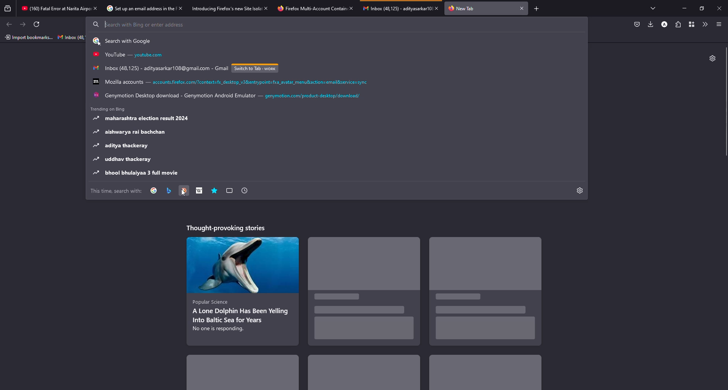 The height and width of the screenshot is (390, 728). I want to click on container, so click(690, 24).